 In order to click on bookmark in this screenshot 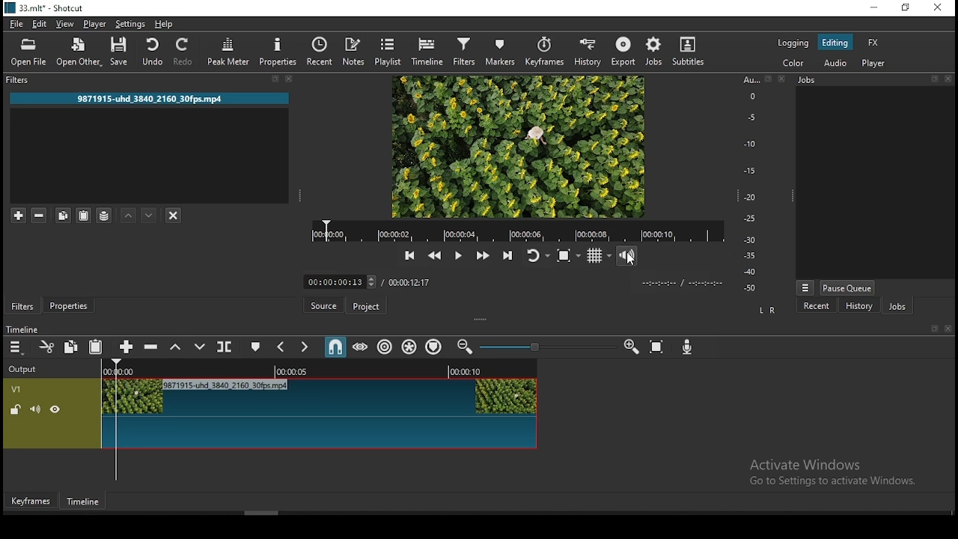, I will do `click(930, 82)`.